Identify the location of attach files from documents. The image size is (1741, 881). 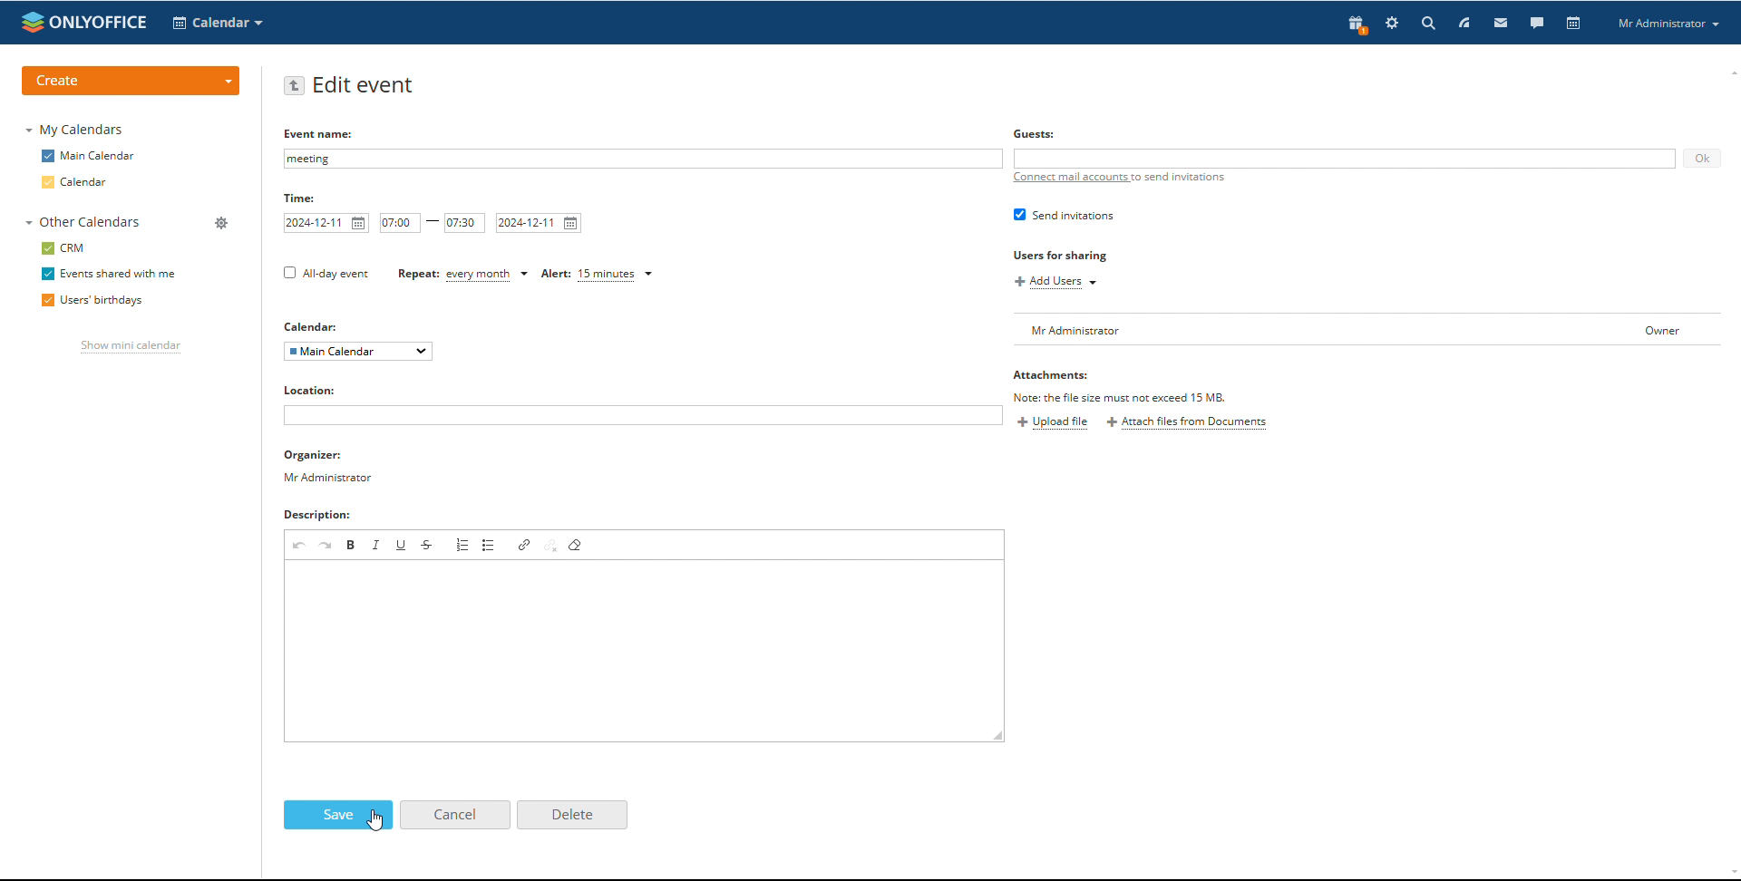
(1187, 423).